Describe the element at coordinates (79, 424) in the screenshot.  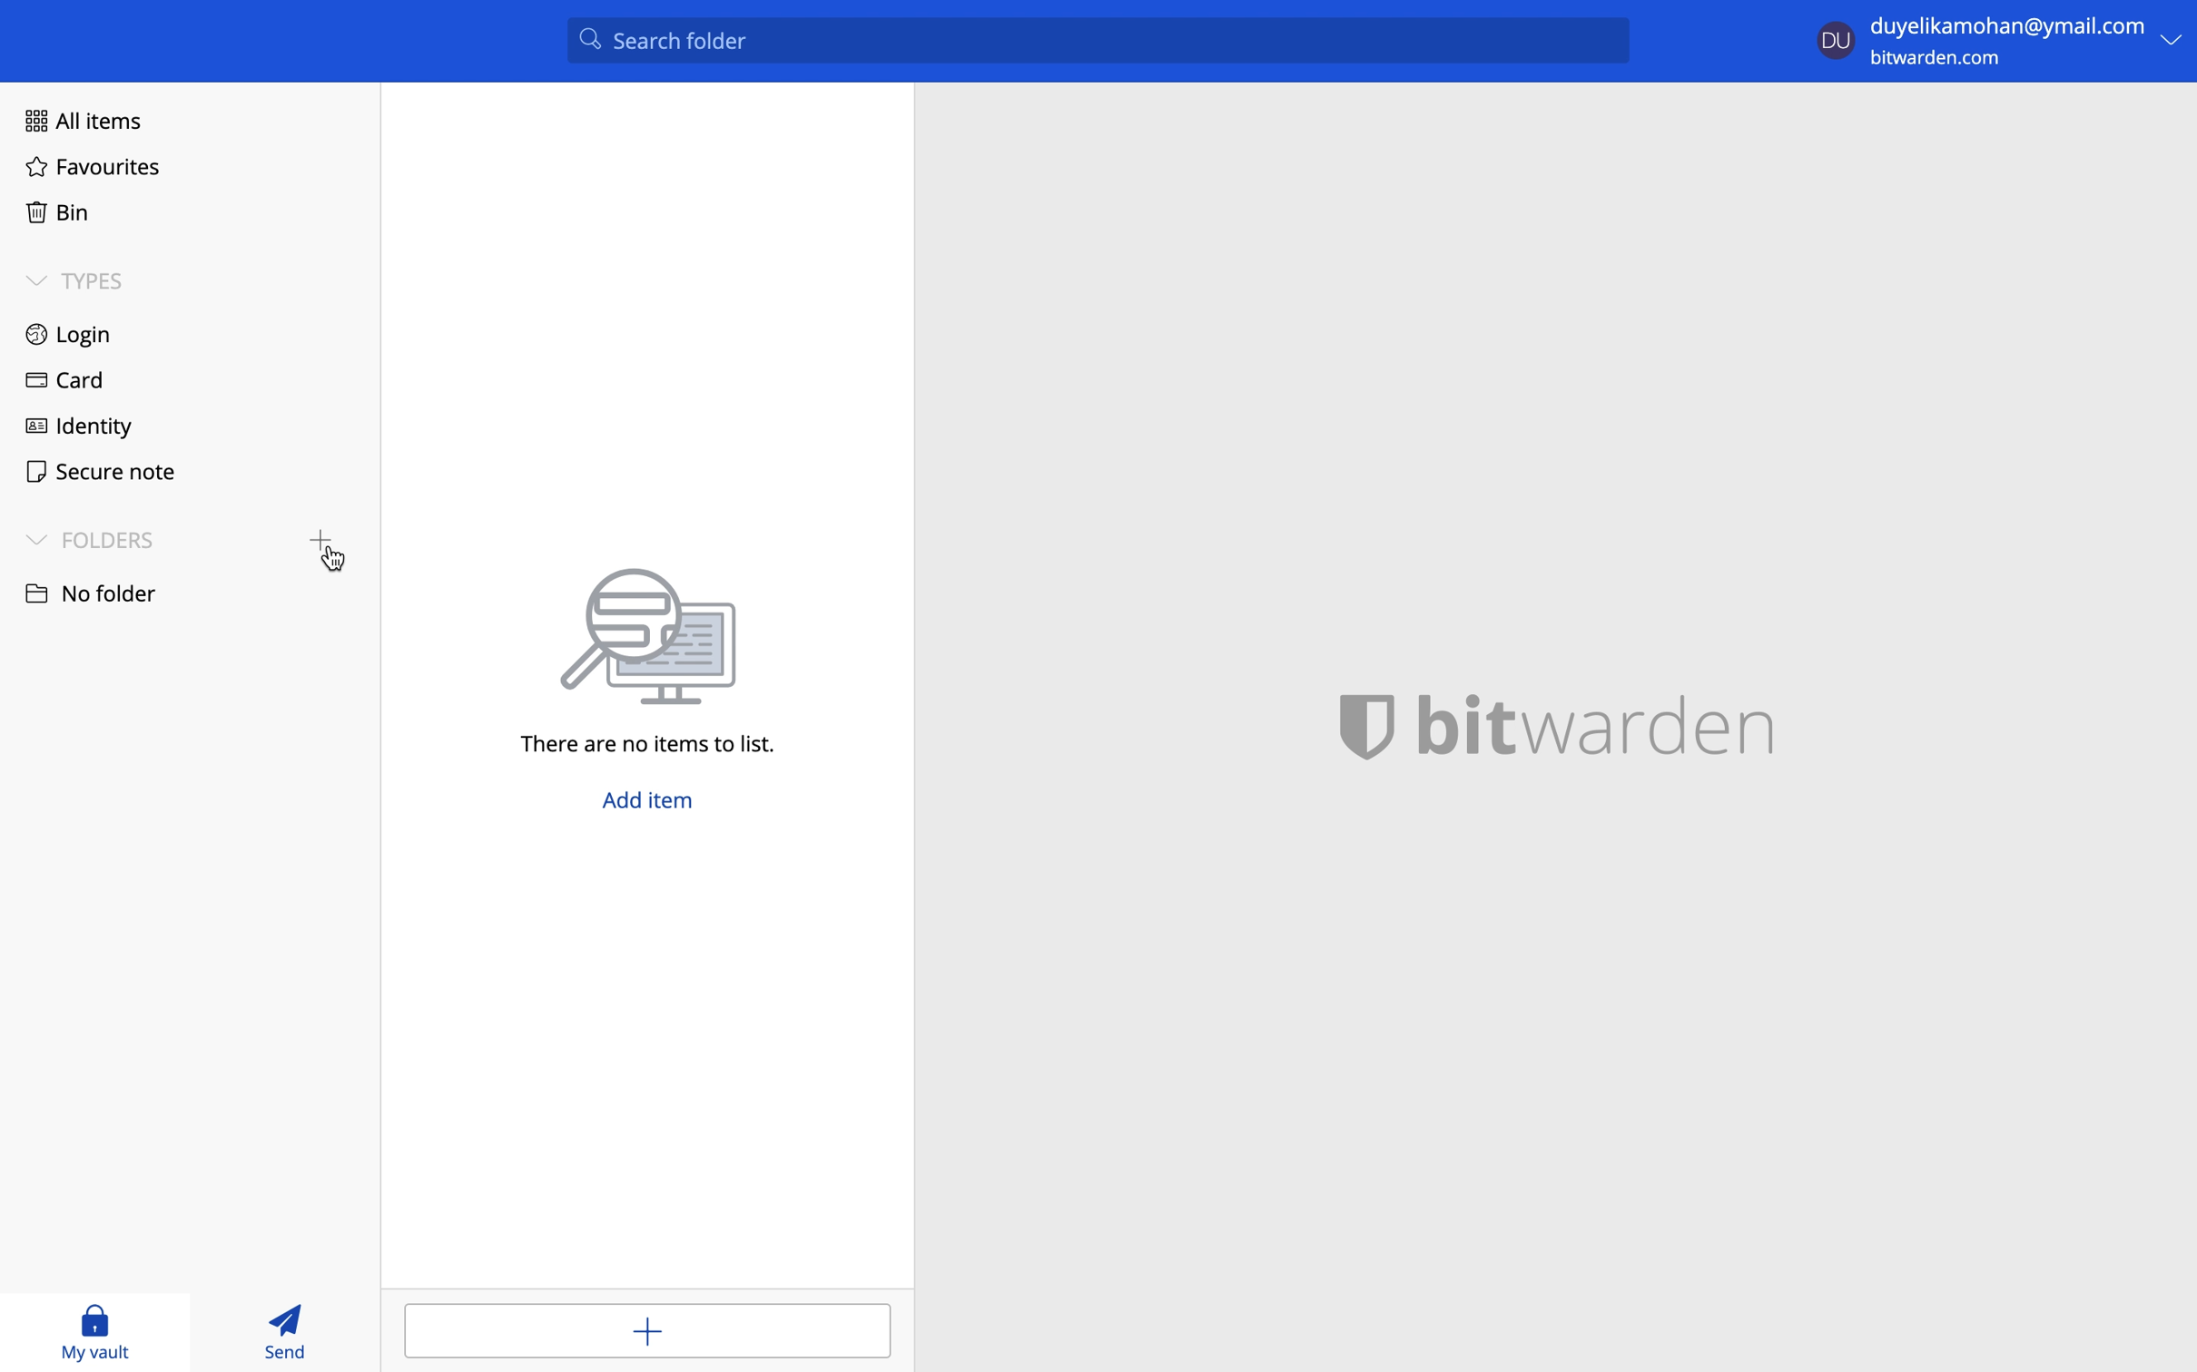
I see `identity` at that location.